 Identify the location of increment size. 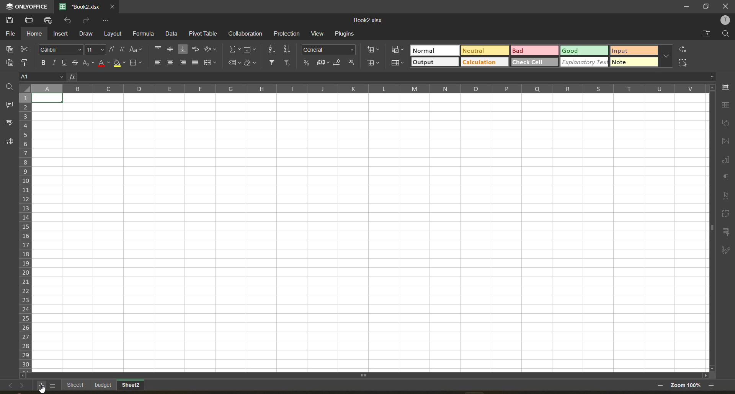
(112, 49).